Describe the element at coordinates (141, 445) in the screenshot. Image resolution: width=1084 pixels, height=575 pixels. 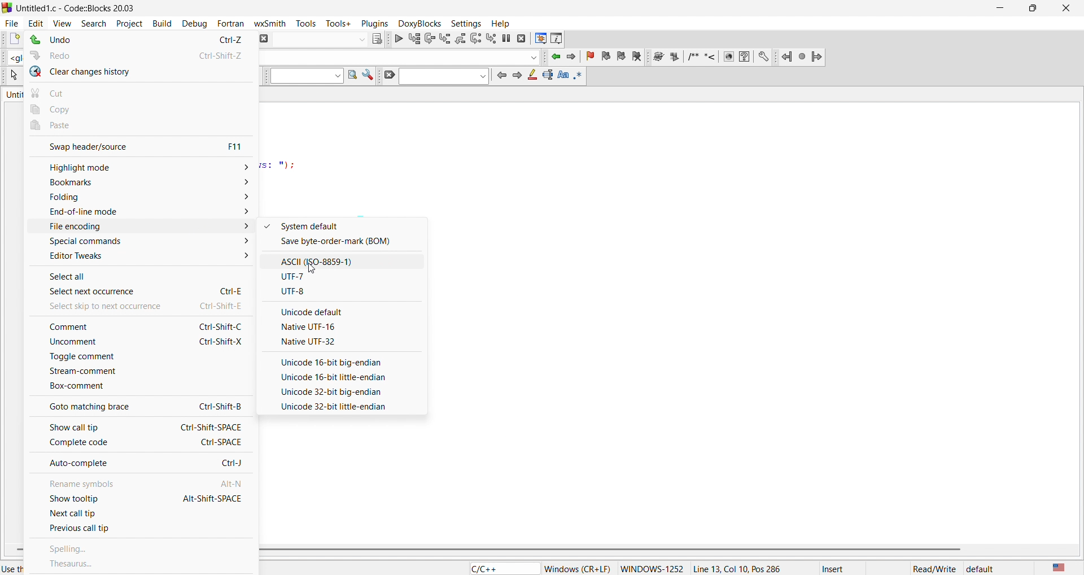
I see `complete code` at that location.